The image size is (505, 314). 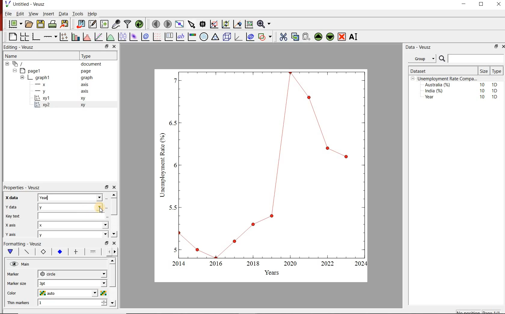 I want to click on open document, so click(x=29, y=24).